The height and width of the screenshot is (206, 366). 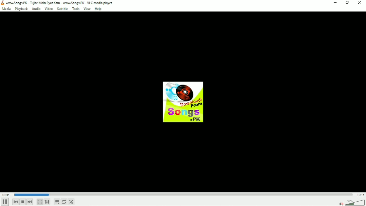 I want to click on Play duration, so click(x=183, y=194).